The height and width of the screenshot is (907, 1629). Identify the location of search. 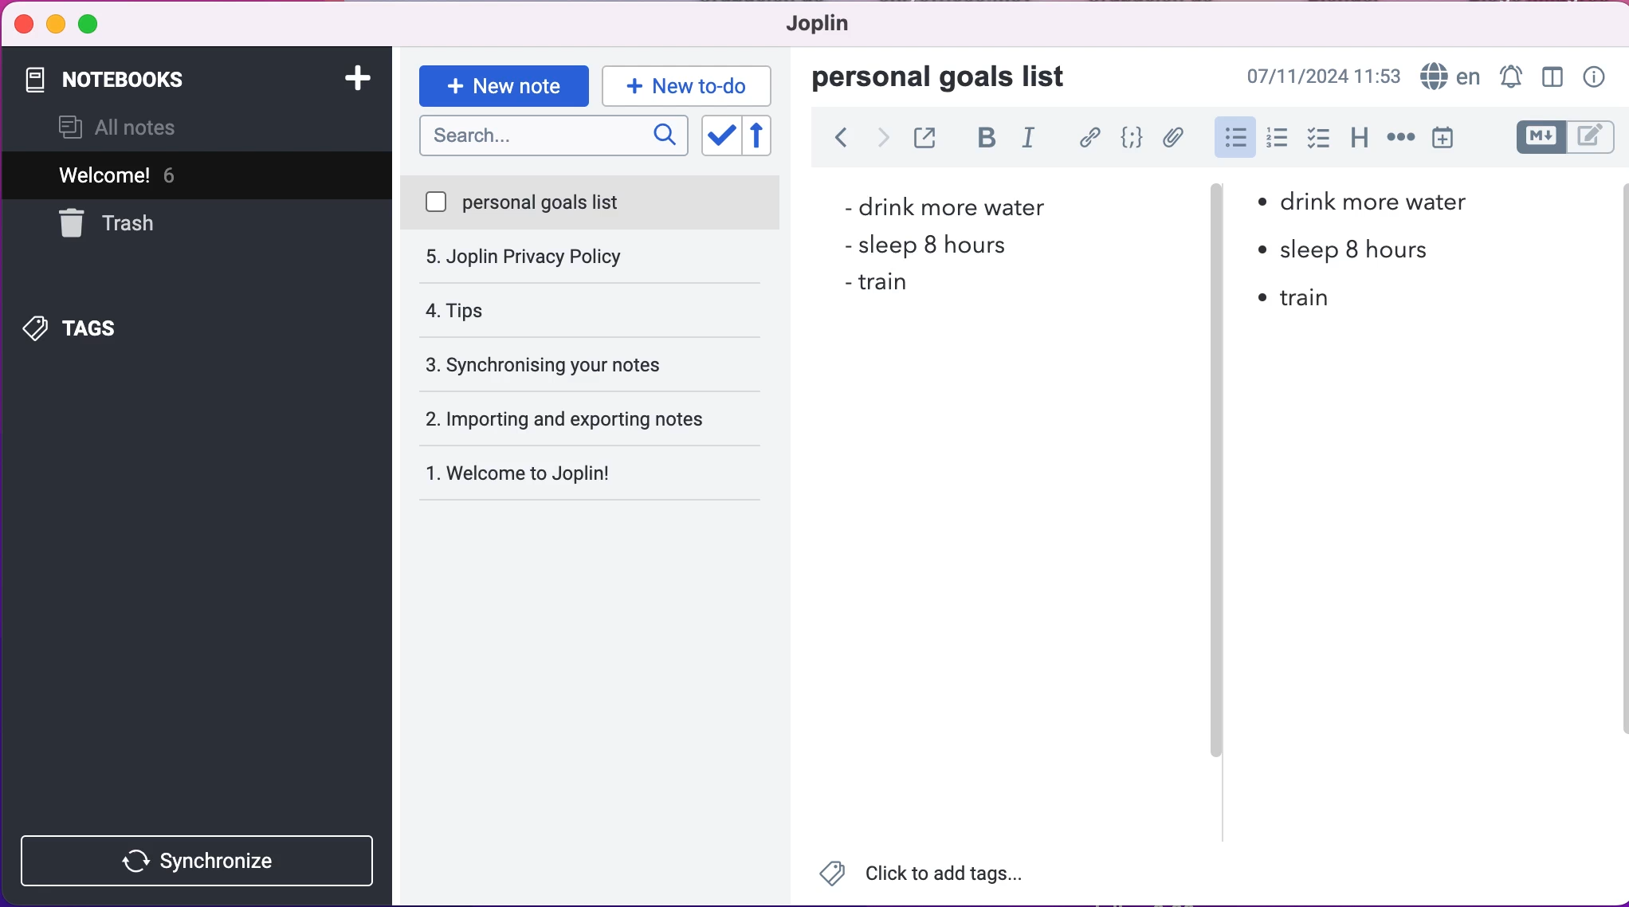
(552, 138).